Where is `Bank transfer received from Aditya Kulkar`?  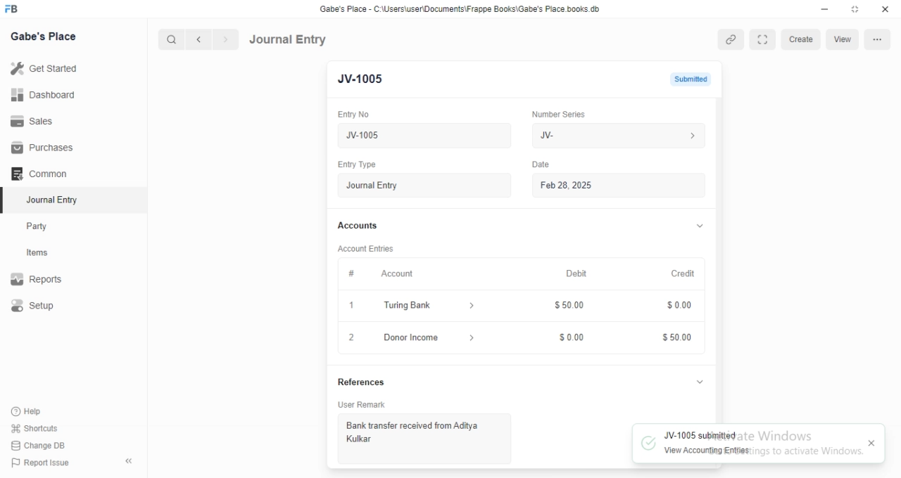
Bank transfer received from Aditya Kulkar is located at coordinates (421, 441).